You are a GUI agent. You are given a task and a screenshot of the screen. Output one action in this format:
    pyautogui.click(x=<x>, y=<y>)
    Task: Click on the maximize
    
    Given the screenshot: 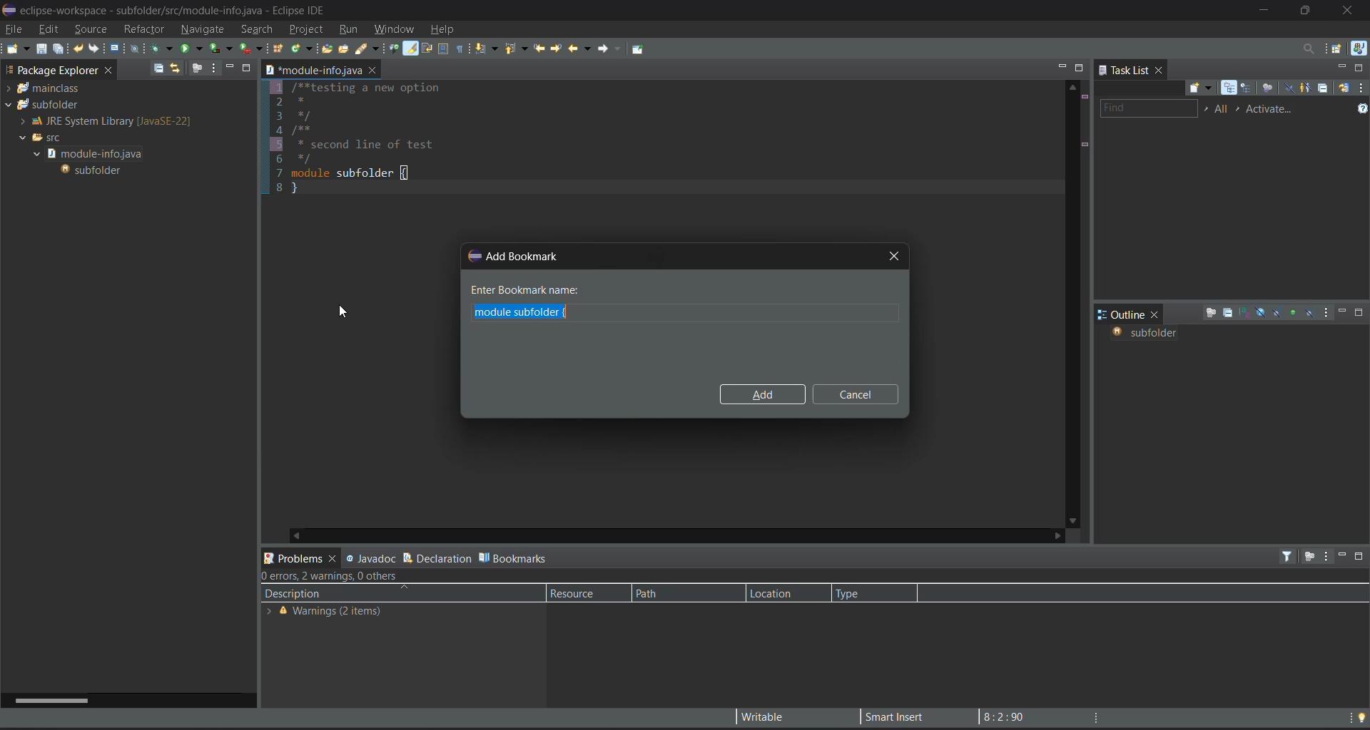 What is the action you would take?
    pyautogui.click(x=1080, y=68)
    